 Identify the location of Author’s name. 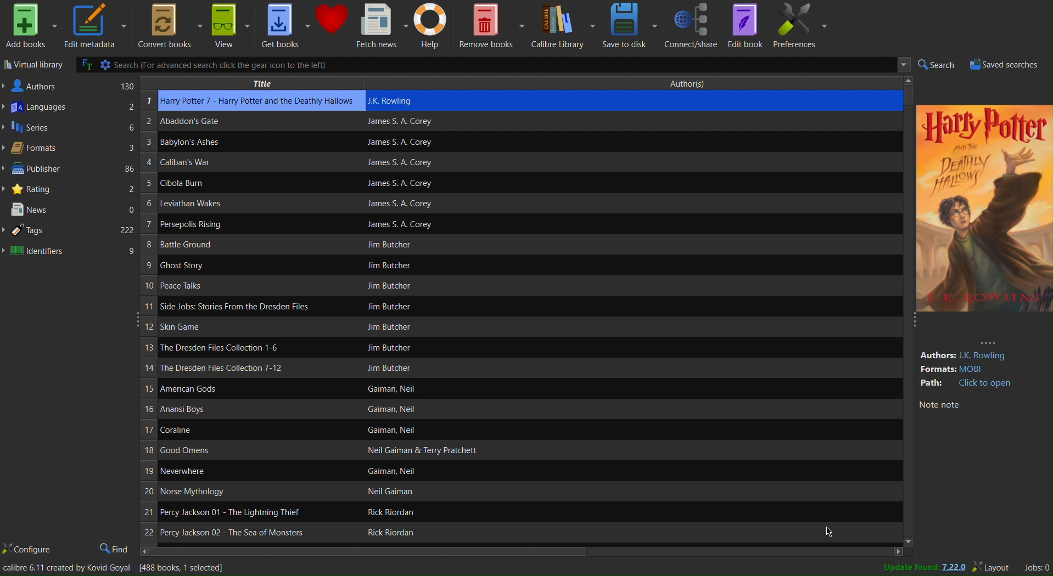
(541, 205).